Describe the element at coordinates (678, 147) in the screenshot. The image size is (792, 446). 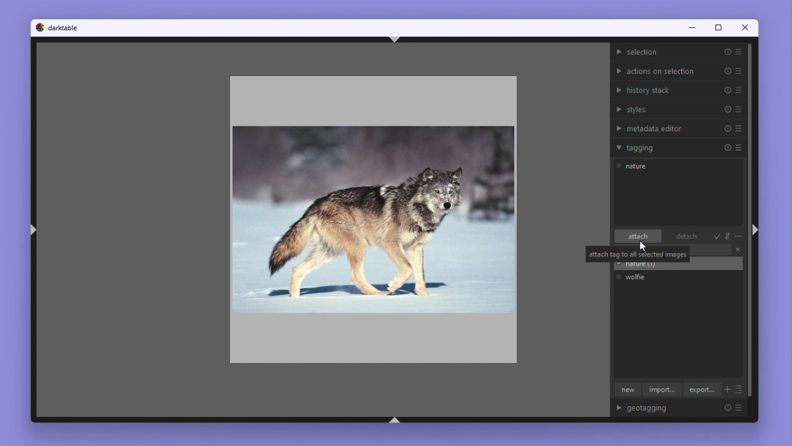
I see `Tagging` at that location.